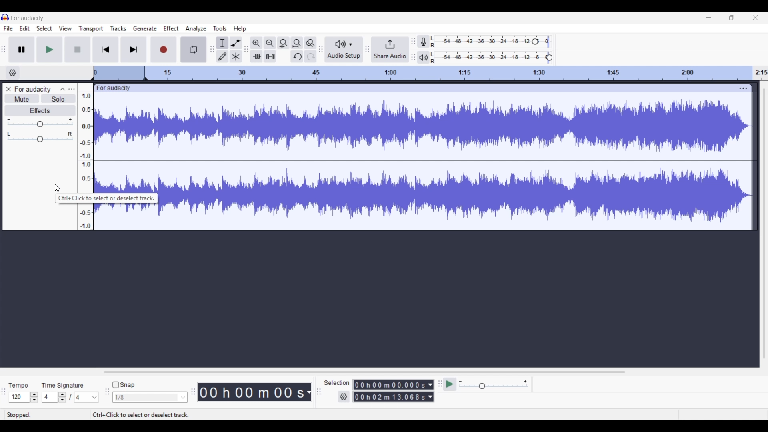 The width and height of the screenshot is (768, 432). What do you see at coordinates (22, 99) in the screenshot?
I see `Mute` at bounding box center [22, 99].